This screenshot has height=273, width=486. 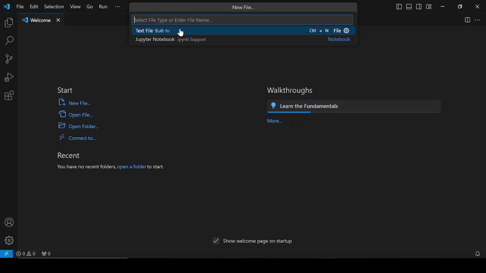 What do you see at coordinates (318, 30) in the screenshot?
I see `Ctl + N` at bounding box center [318, 30].